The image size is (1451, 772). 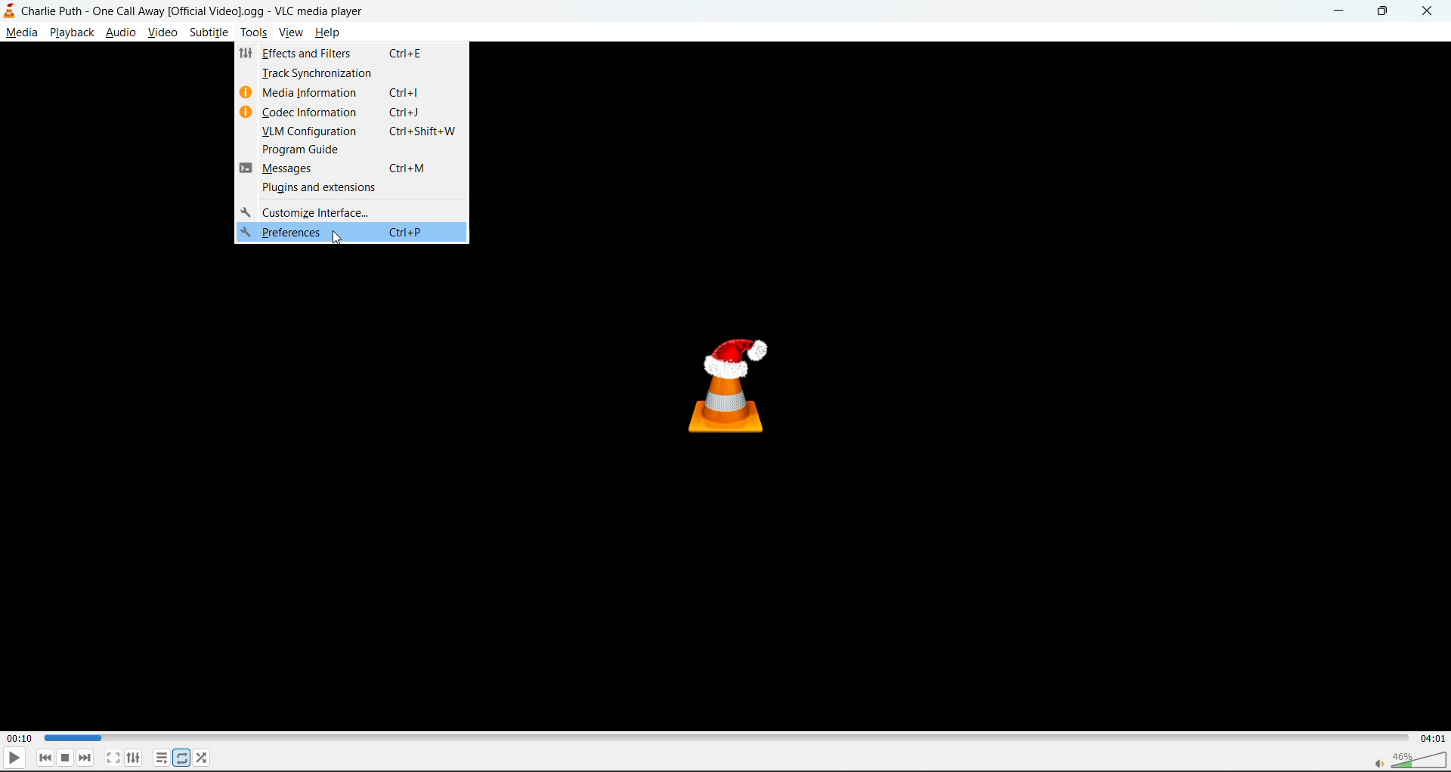 I want to click on minimize, so click(x=1335, y=10).